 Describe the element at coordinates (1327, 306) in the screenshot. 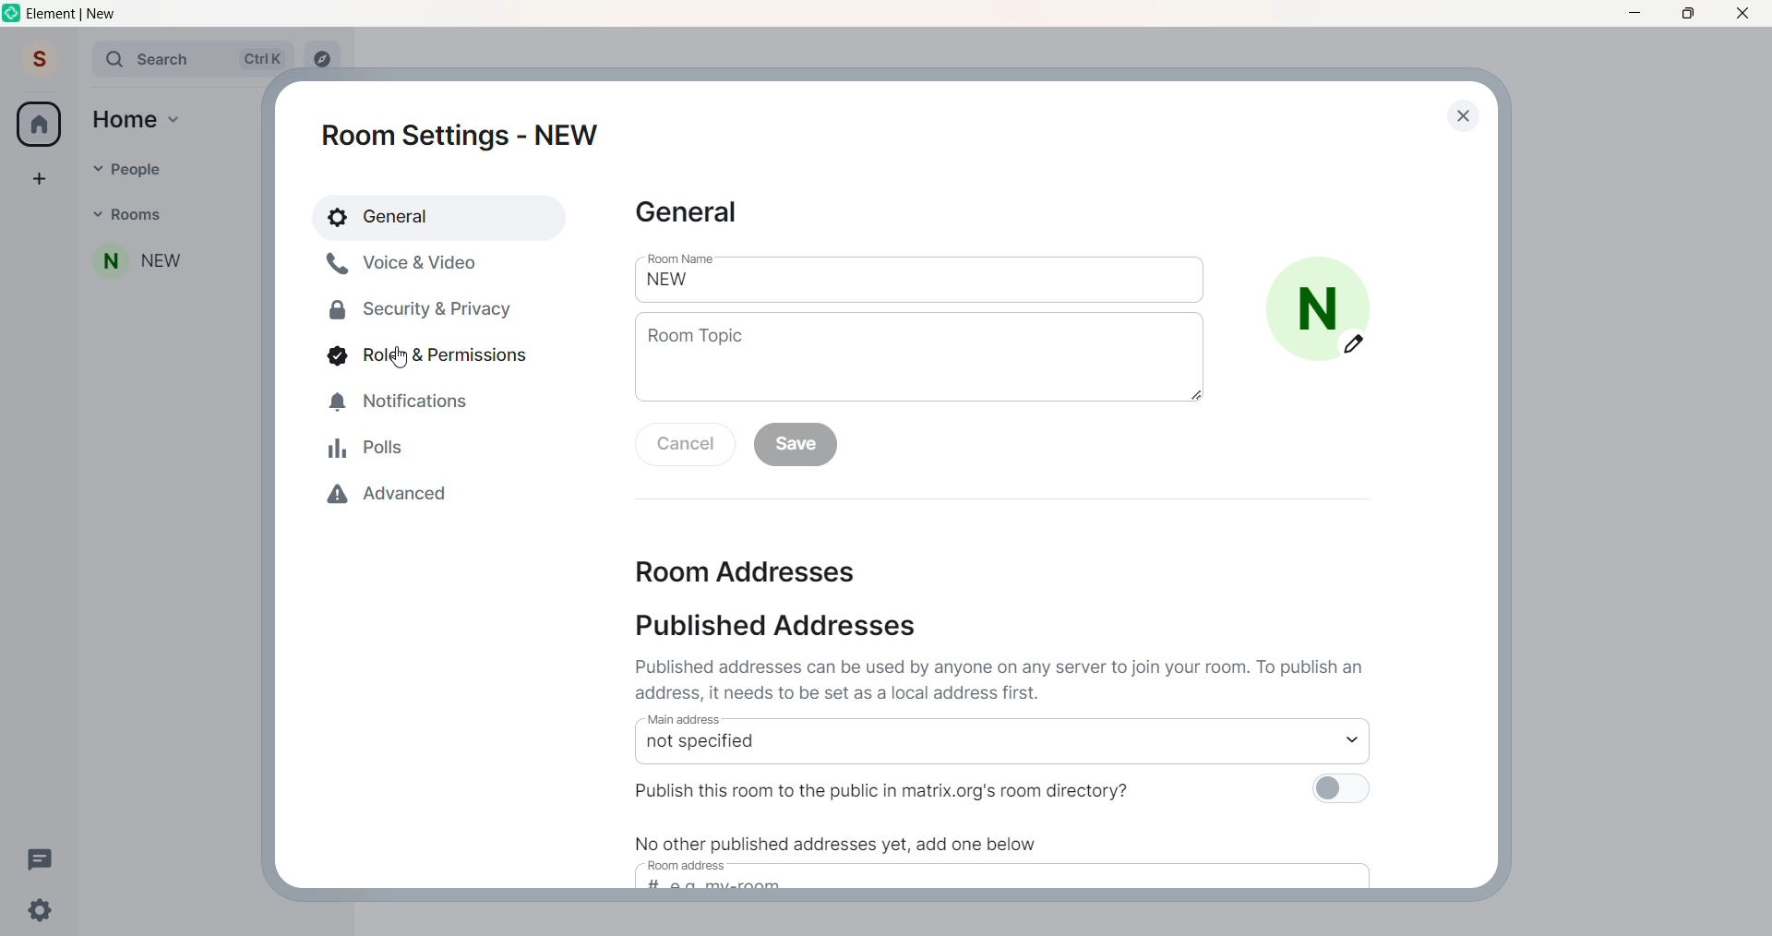

I see `display picture` at that location.